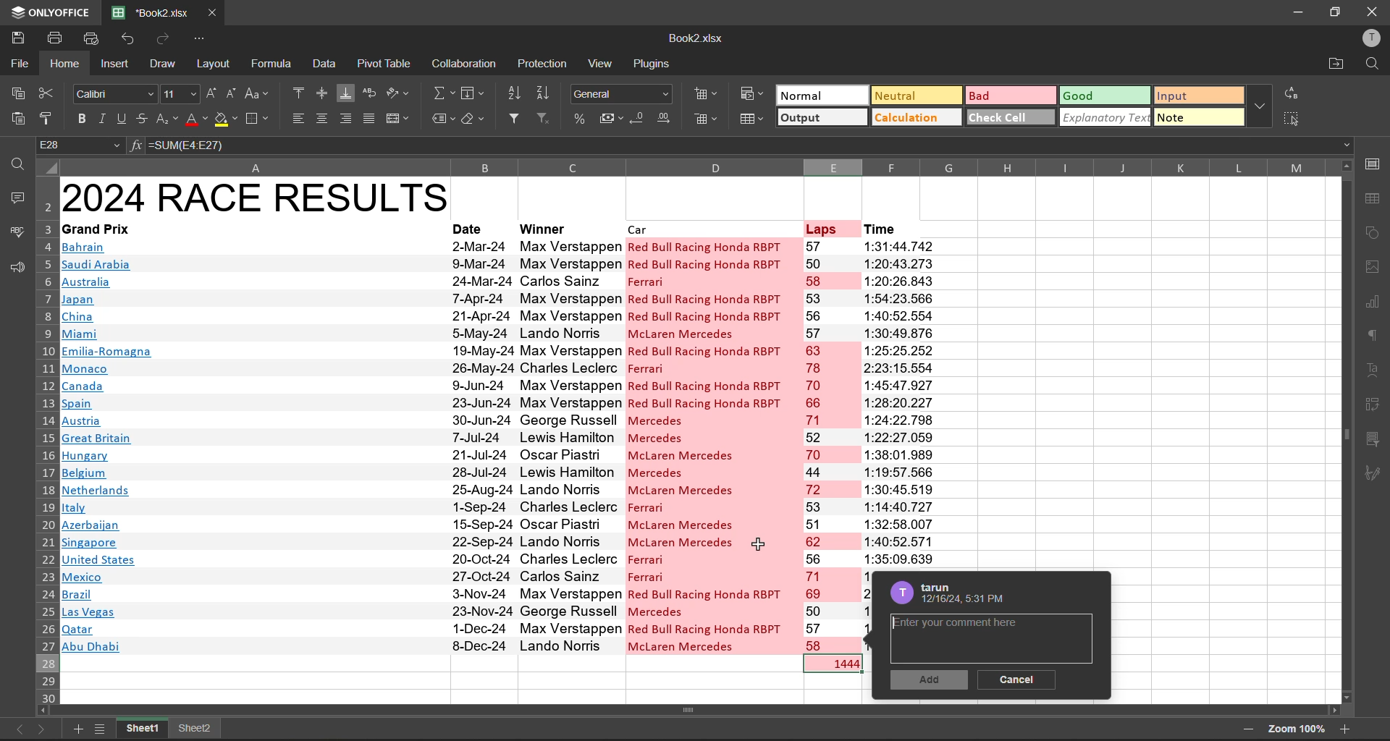  Describe the element at coordinates (603, 64) in the screenshot. I see `view` at that location.